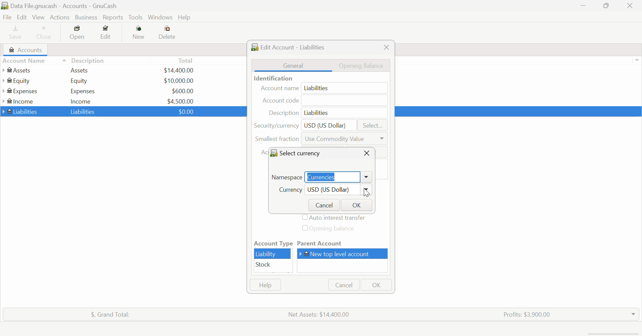  Describe the element at coordinates (607, 6) in the screenshot. I see `Minimize` at that location.